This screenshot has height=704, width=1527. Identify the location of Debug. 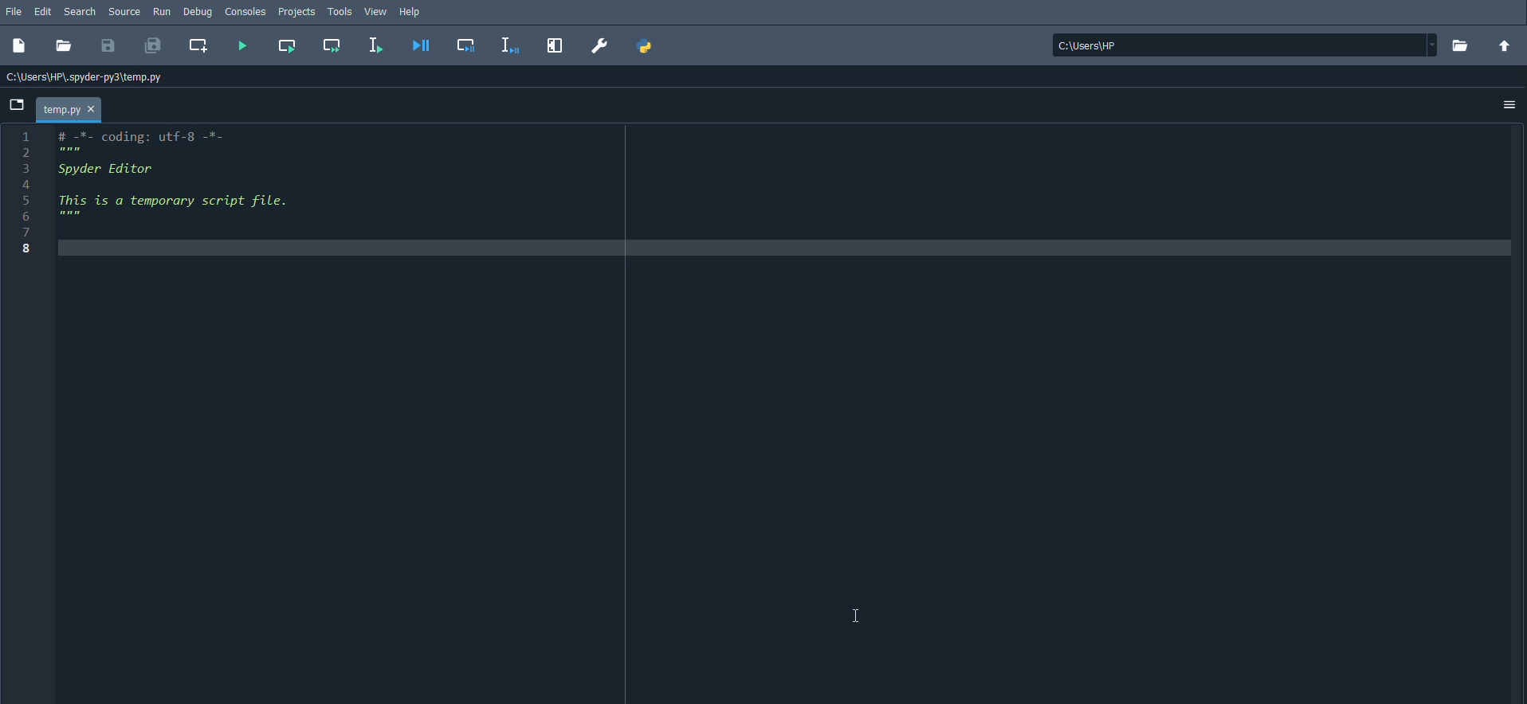
(201, 13).